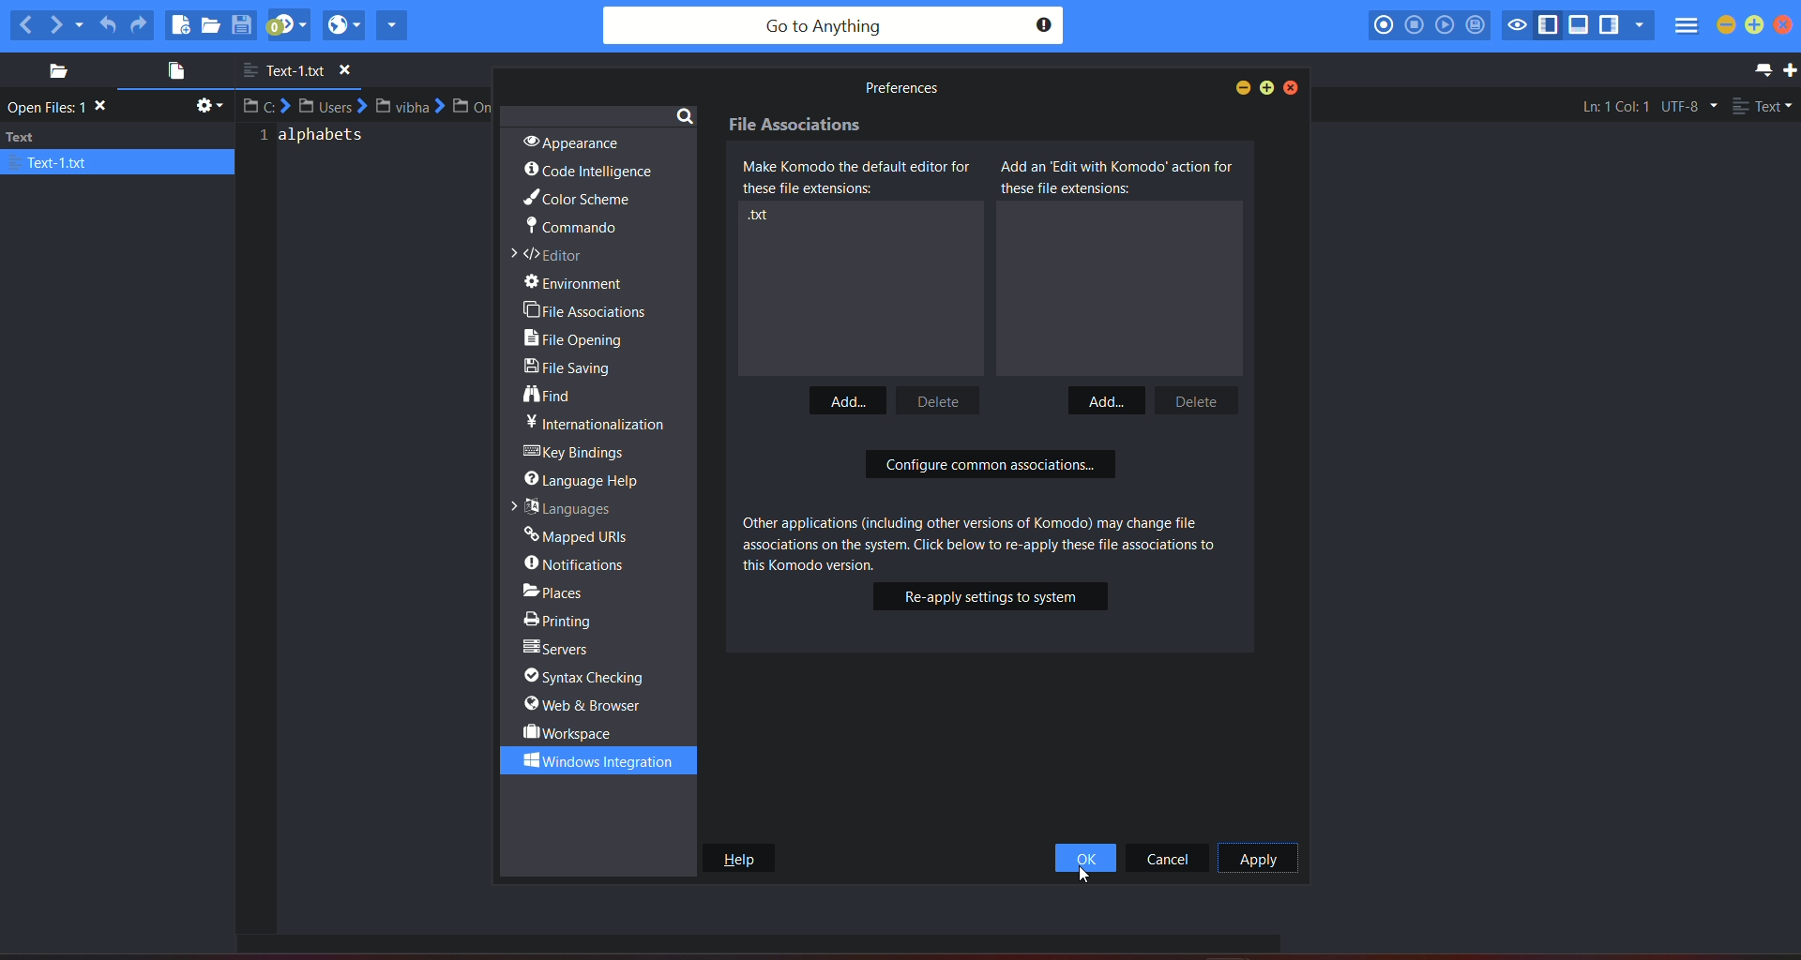 The image size is (1801, 960). I want to click on new tab, so click(1790, 70).